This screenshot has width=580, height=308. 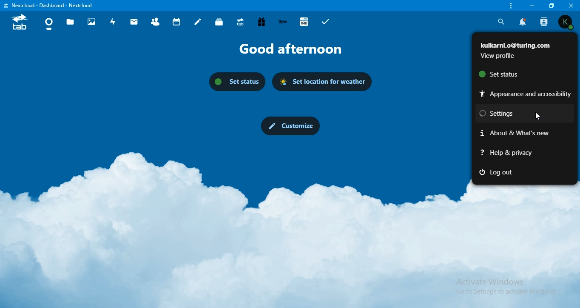 I want to click on tasks, so click(x=326, y=22).